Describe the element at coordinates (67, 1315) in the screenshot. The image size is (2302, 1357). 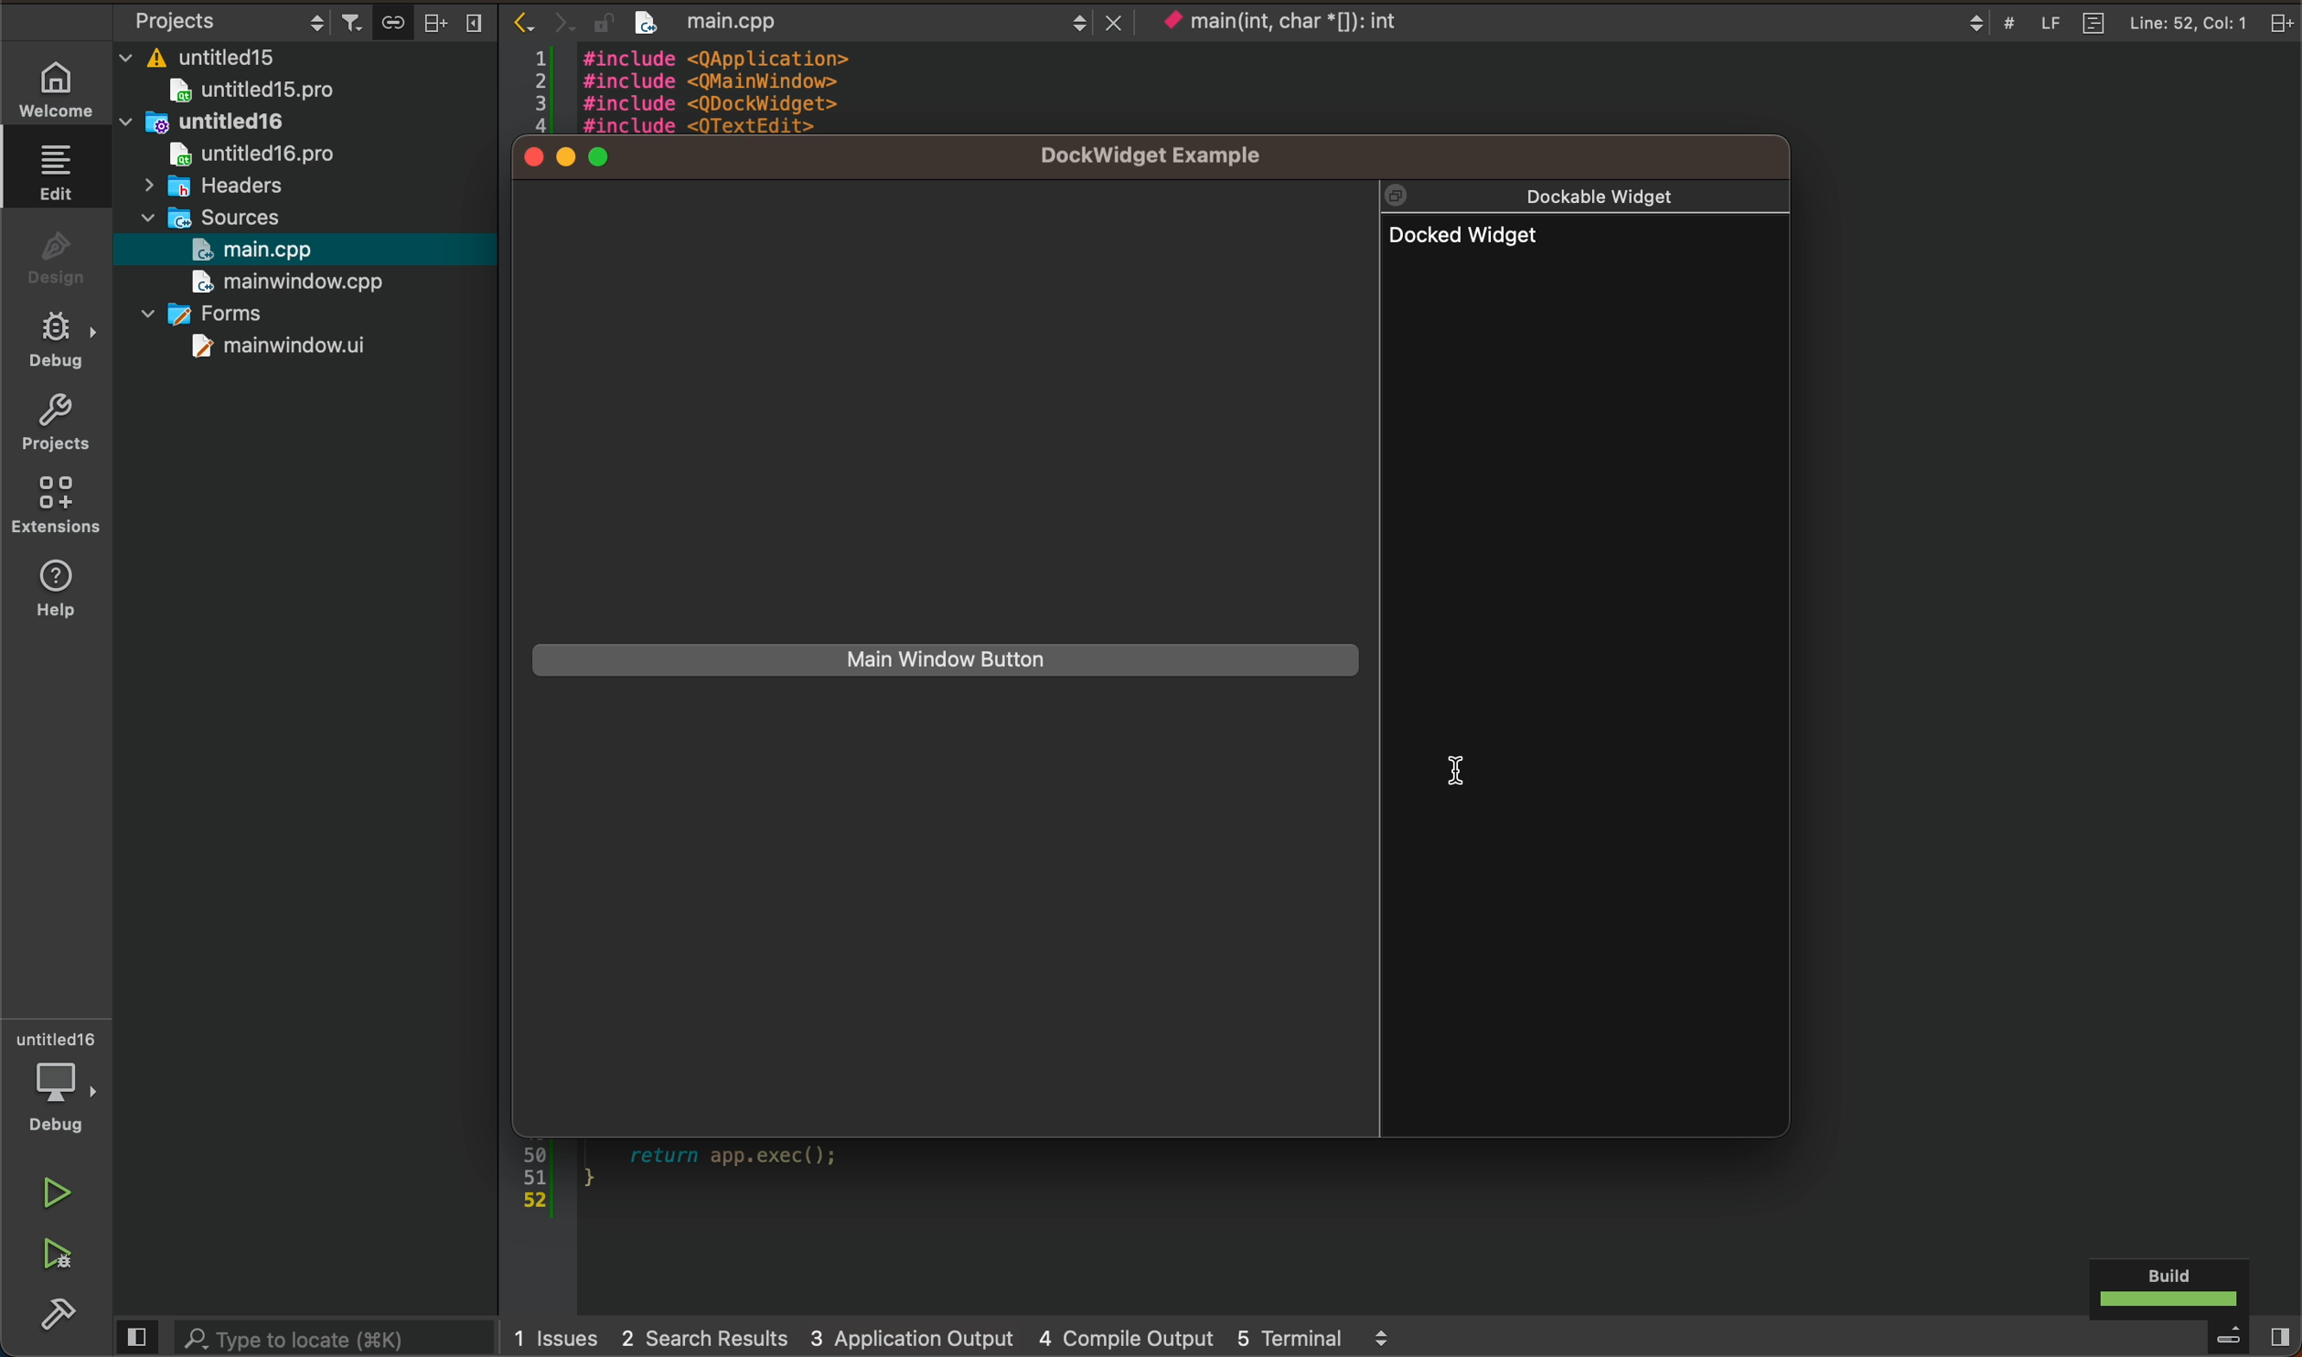
I see `build` at that location.